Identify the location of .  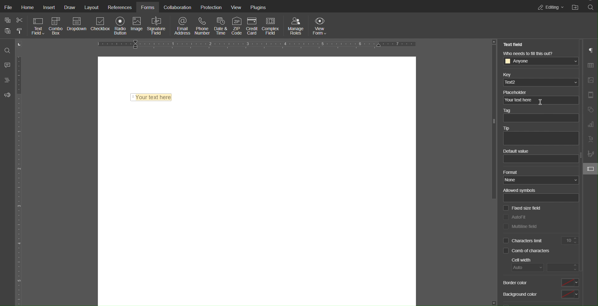
(491, 122).